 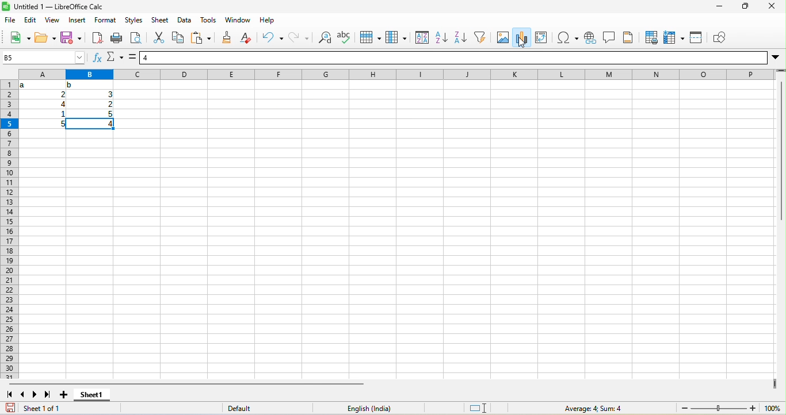 I want to click on split window, so click(x=696, y=39).